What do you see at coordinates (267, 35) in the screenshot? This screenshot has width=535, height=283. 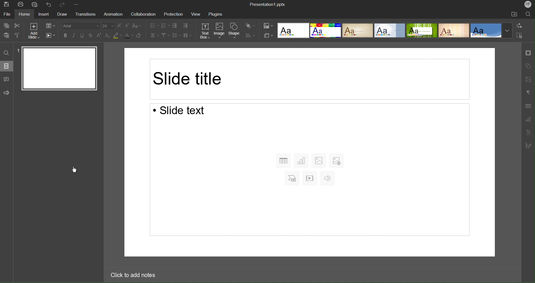 I see `Slide Settings` at bounding box center [267, 35].